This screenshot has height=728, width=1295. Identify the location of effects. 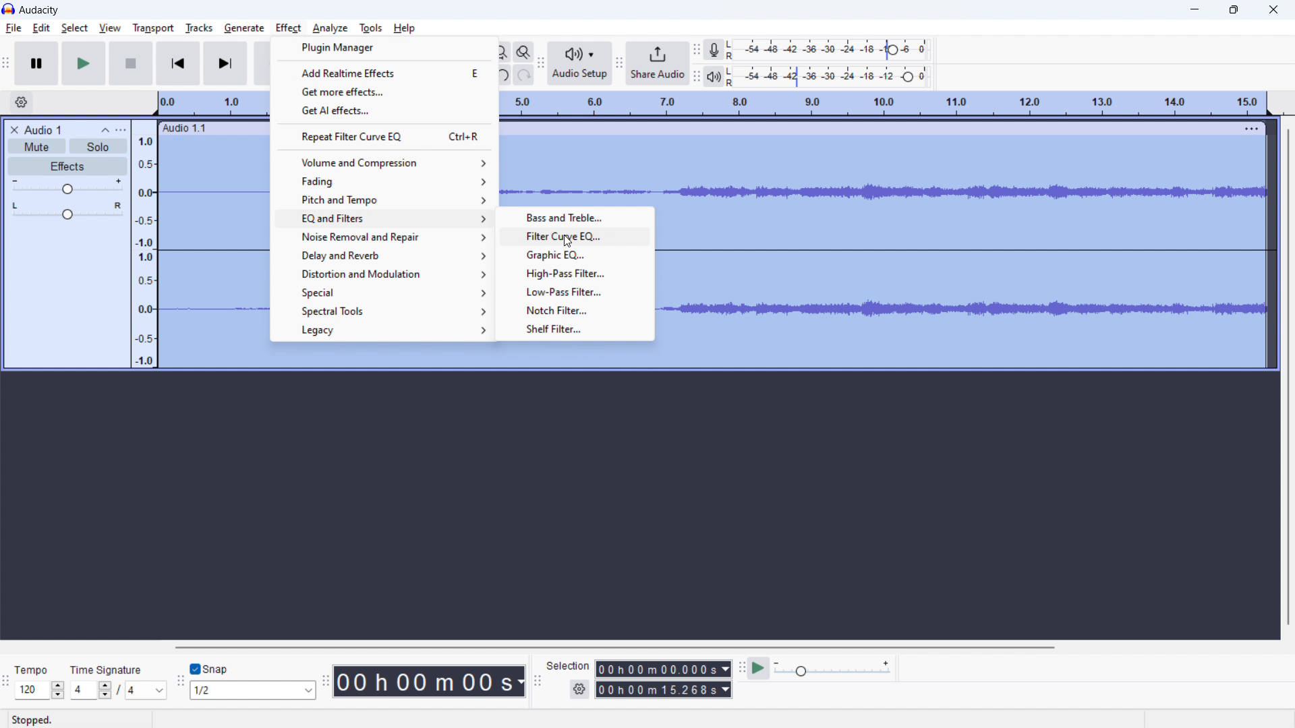
(68, 166).